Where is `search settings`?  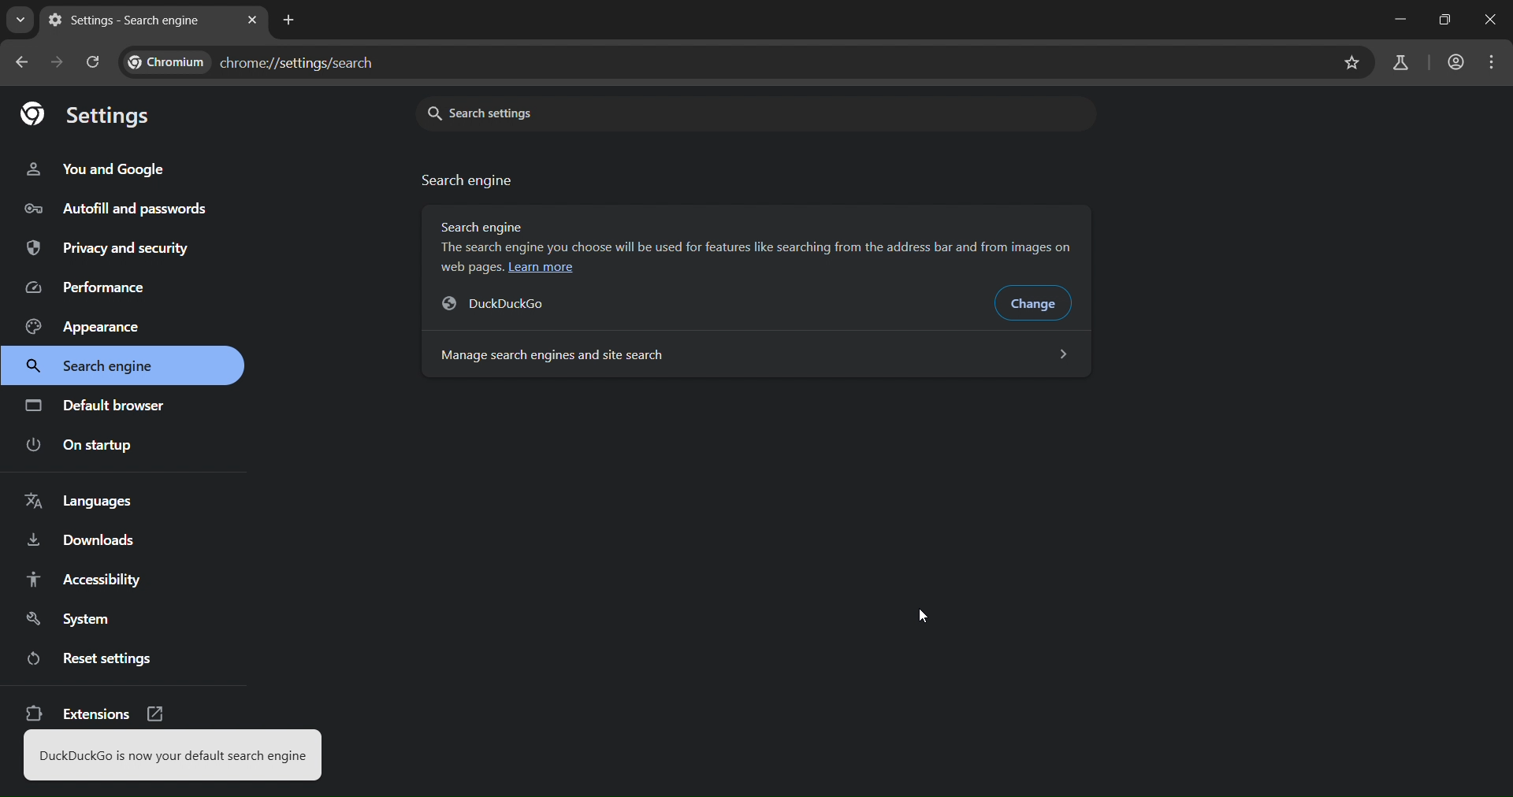
search settings is located at coordinates (607, 112).